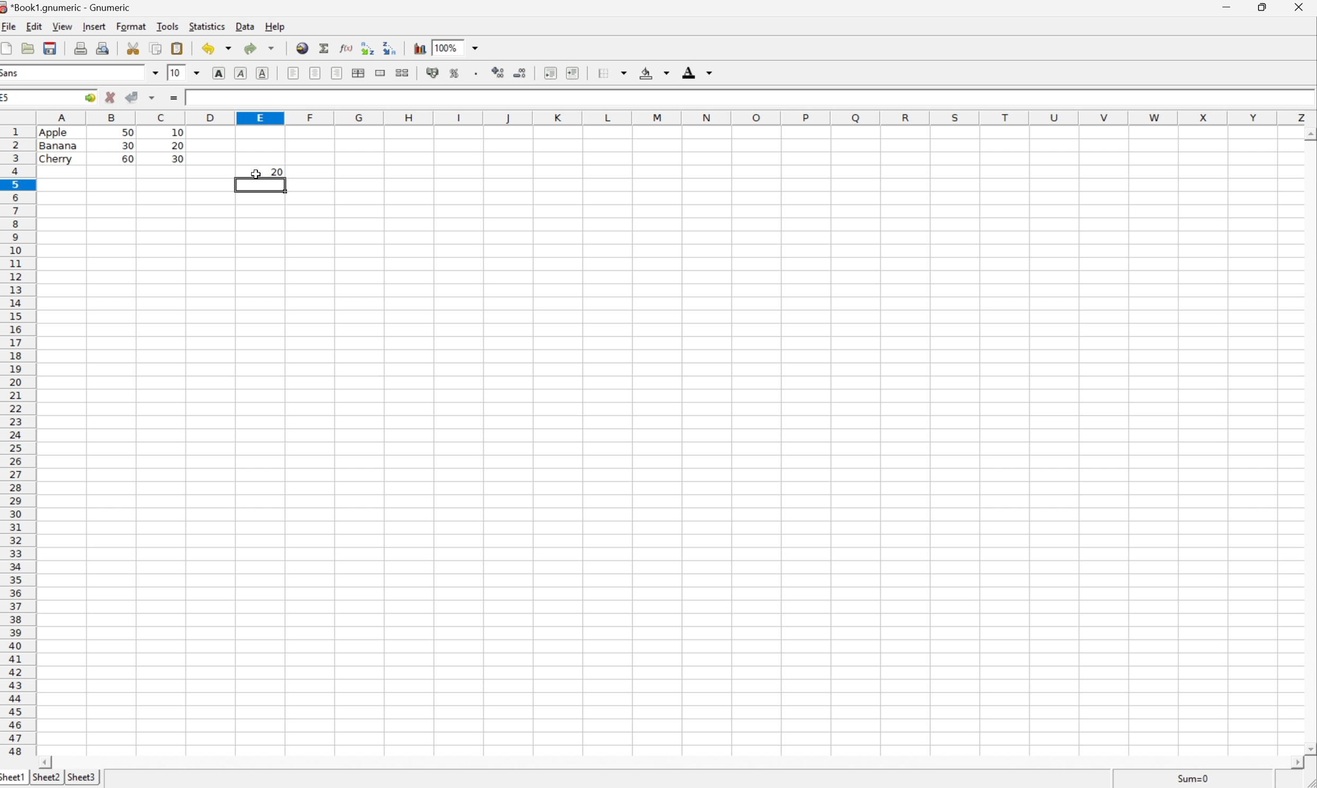 This screenshot has height=788, width=1317. I want to click on increase indent, so click(573, 72).